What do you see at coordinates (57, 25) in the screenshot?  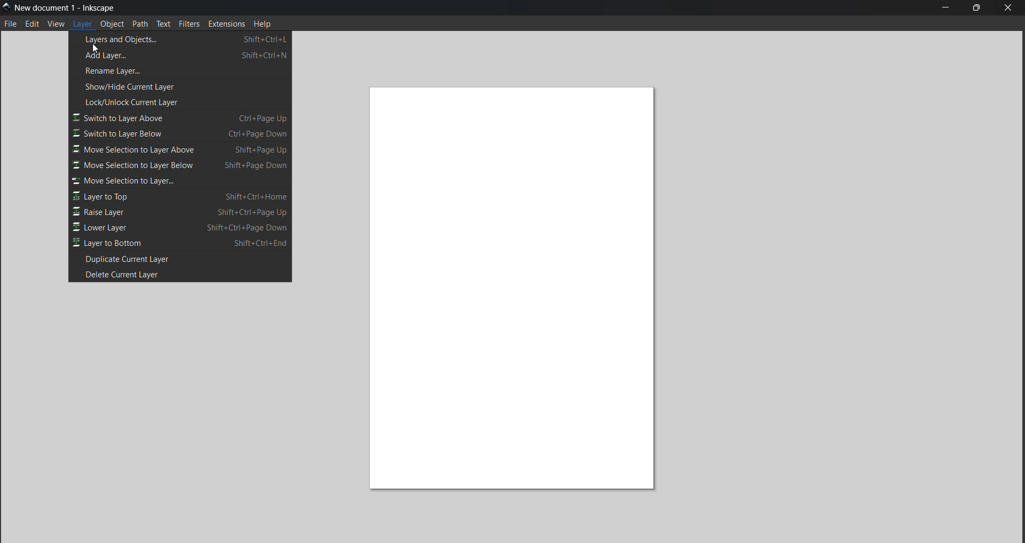 I see `view` at bounding box center [57, 25].